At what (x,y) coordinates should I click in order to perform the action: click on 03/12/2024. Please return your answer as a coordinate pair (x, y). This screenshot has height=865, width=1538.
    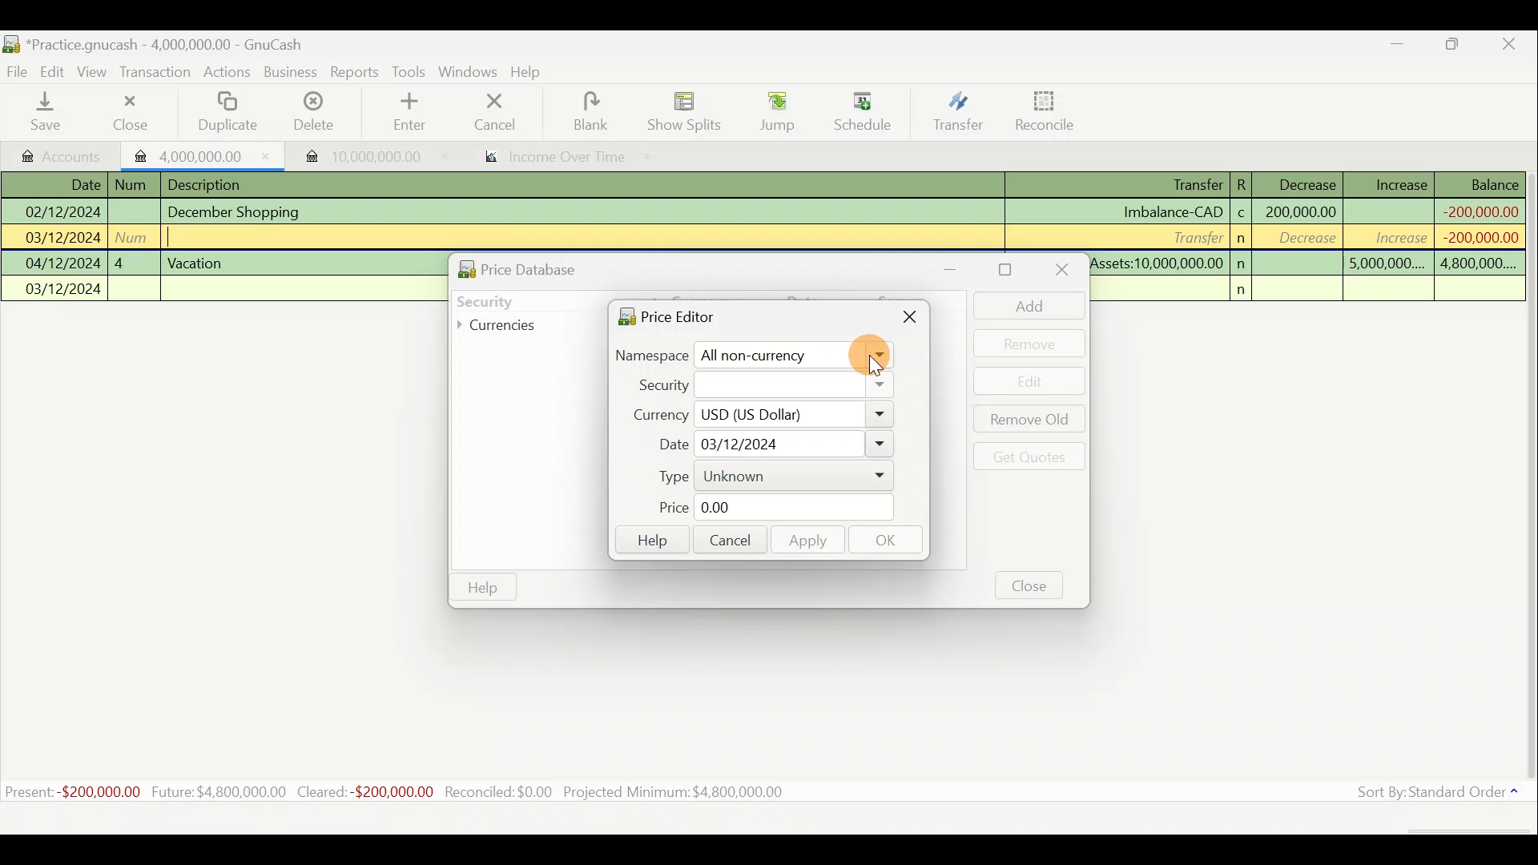
    Looking at the image, I should click on (63, 239).